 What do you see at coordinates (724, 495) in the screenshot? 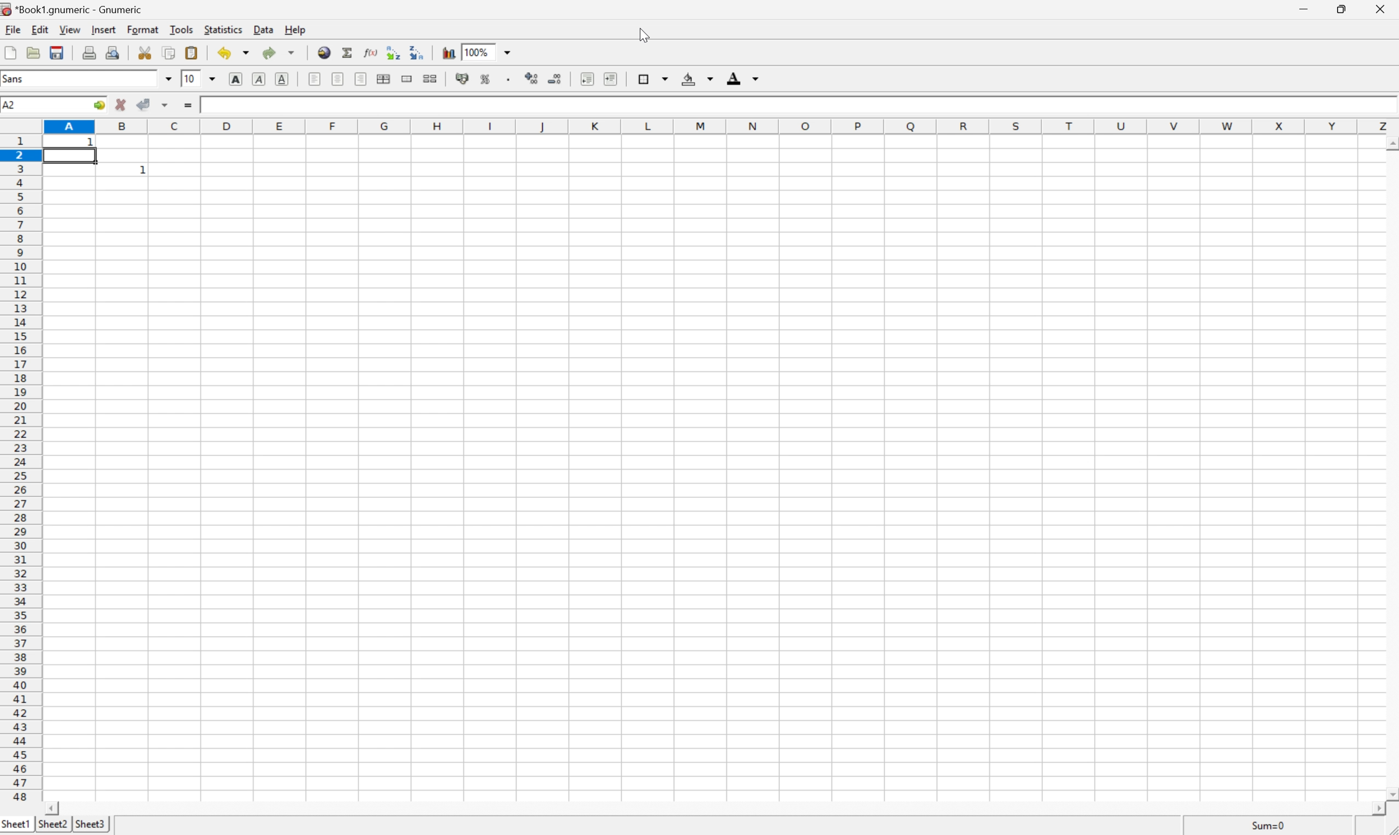
I see `Cells` at bounding box center [724, 495].